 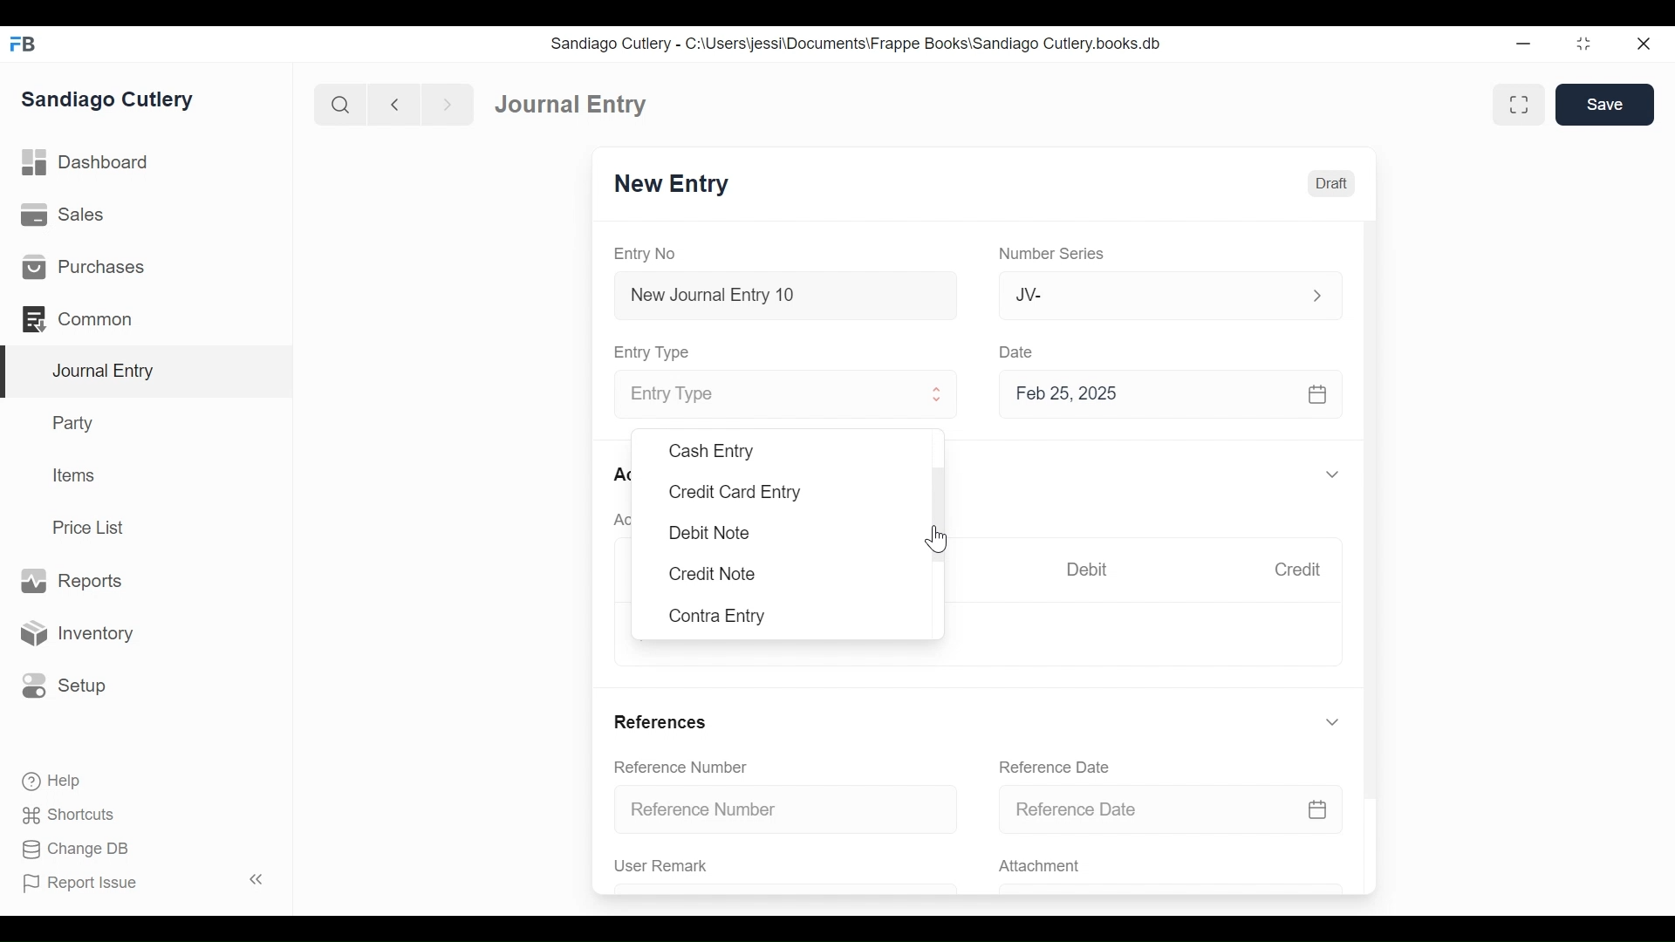 What do you see at coordinates (937, 505) in the screenshot?
I see `Vertical Scroll bar` at bounding box center [937, 505].